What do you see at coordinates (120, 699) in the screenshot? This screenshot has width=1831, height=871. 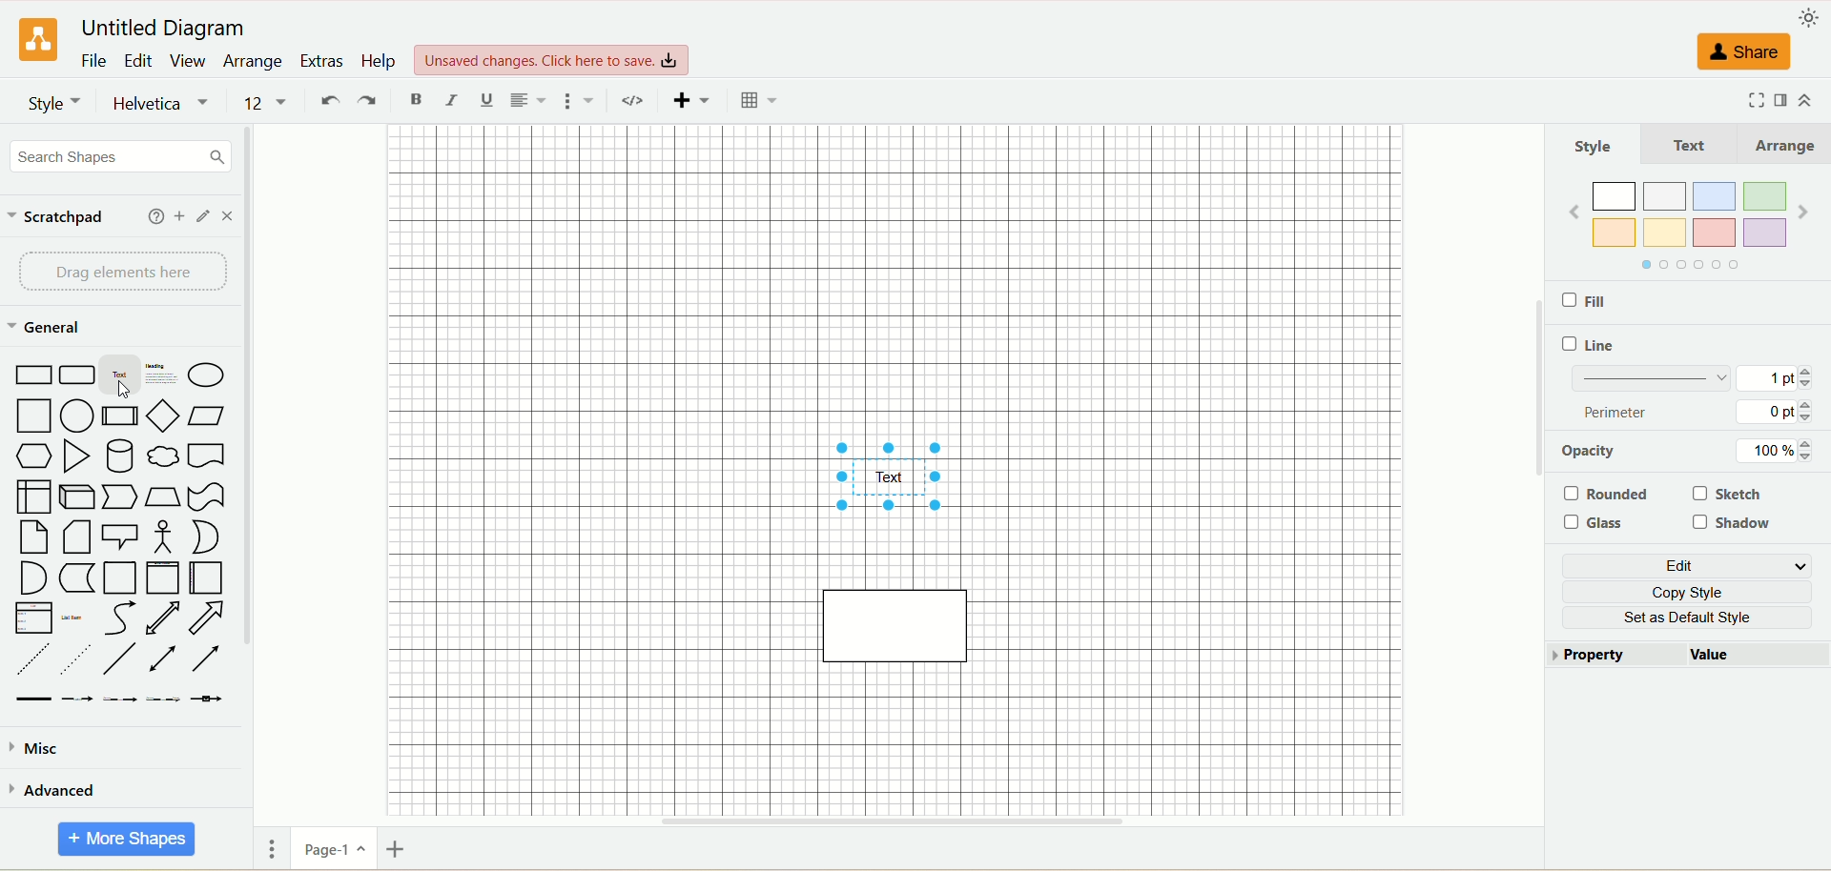 I see `connector 3` at bounding box center [120, 699].